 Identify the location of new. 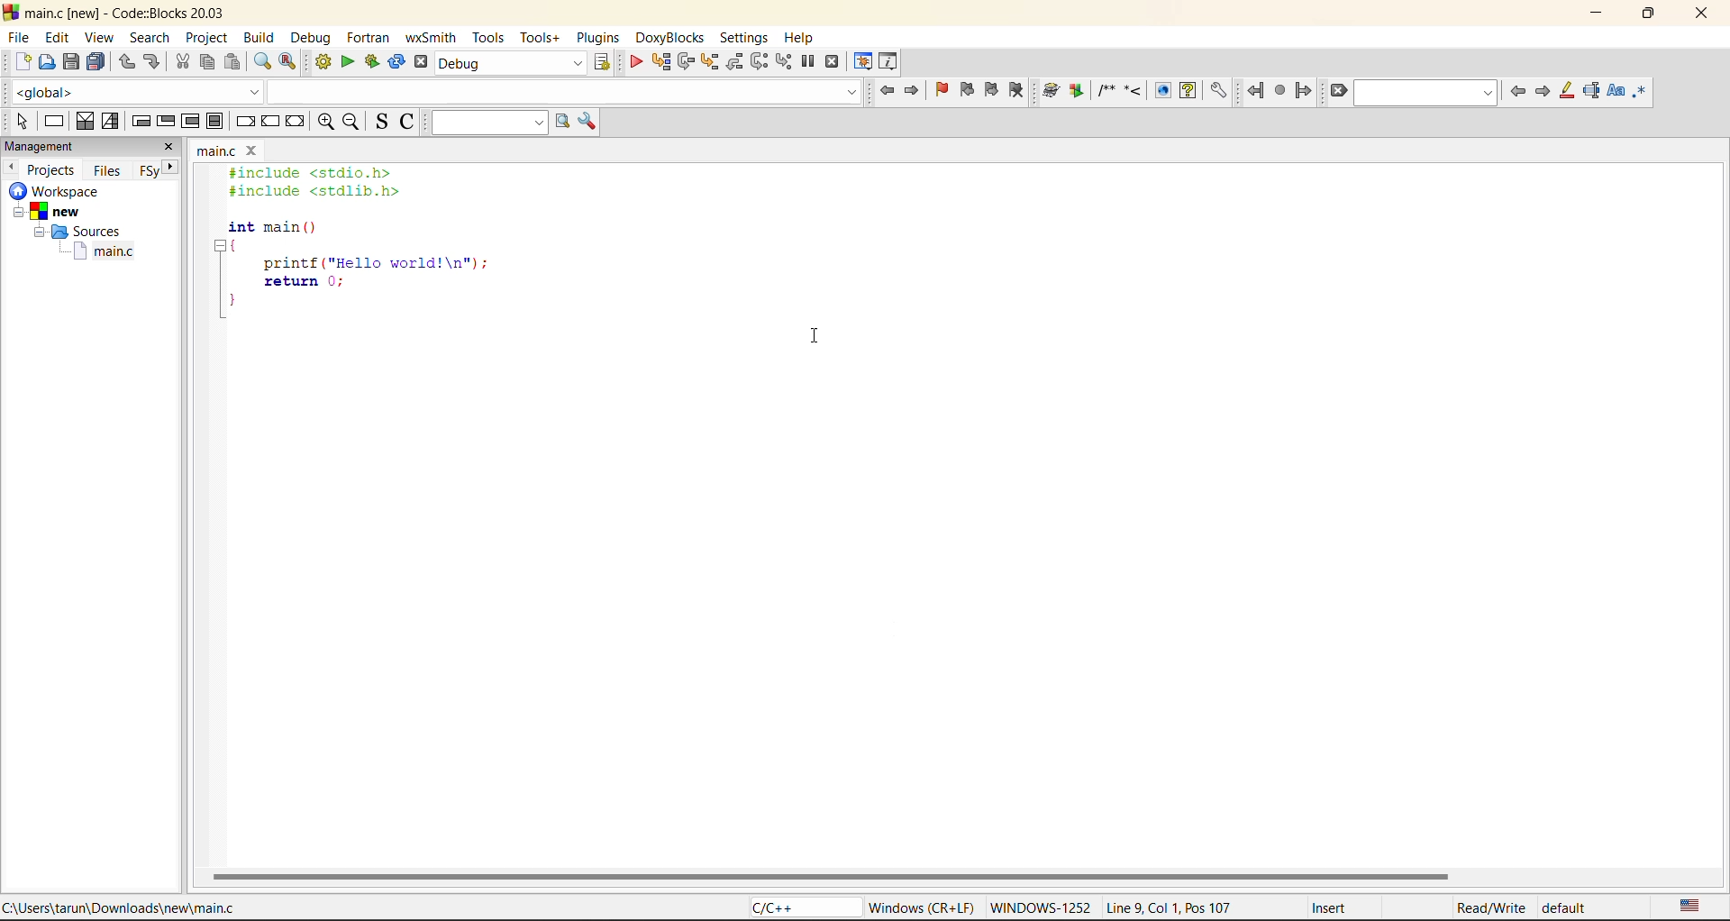
(22, 61).